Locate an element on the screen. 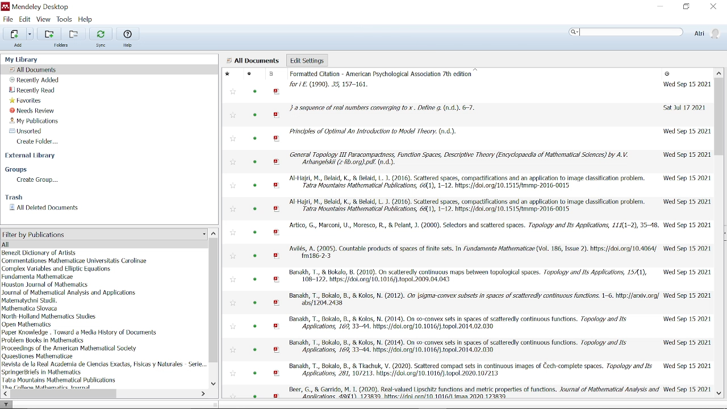 The image size is (727, 409). Vertical scrollbar for files is located at coordinates (719, 116).